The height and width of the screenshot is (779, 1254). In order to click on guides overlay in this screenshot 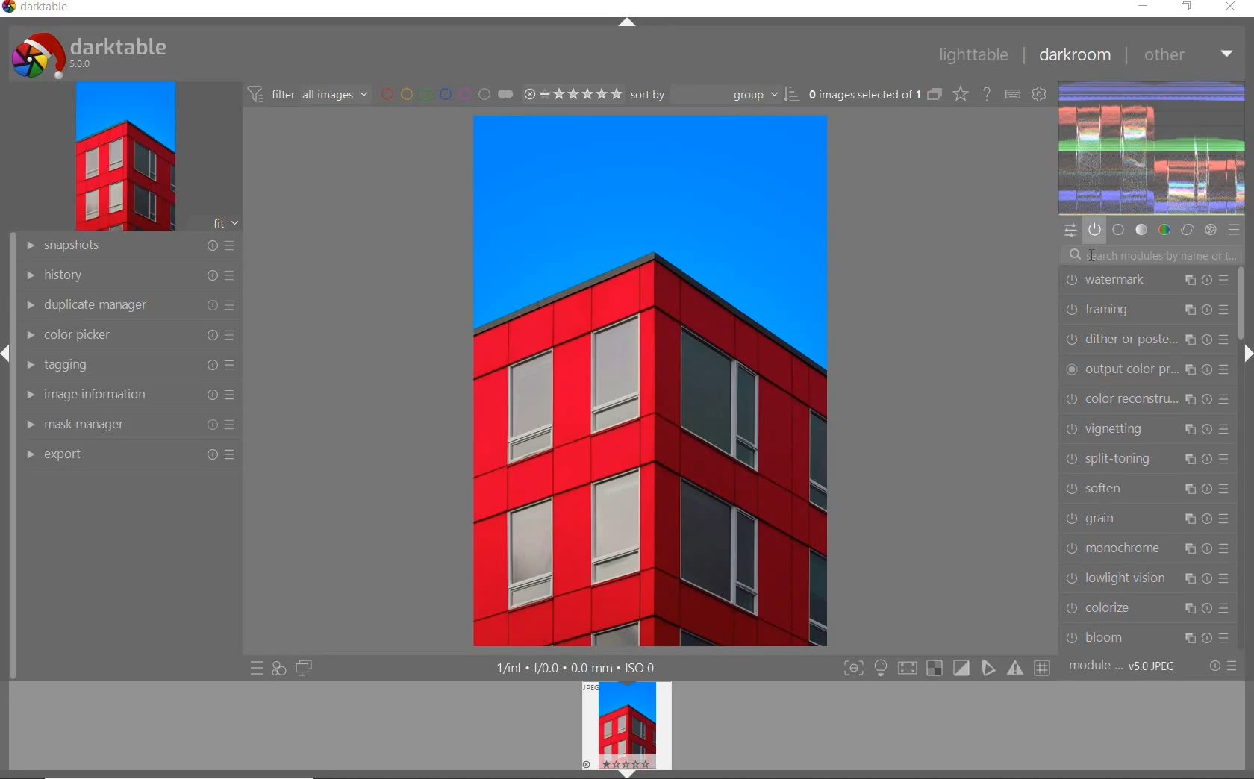, I will do `click(988, 669)`.